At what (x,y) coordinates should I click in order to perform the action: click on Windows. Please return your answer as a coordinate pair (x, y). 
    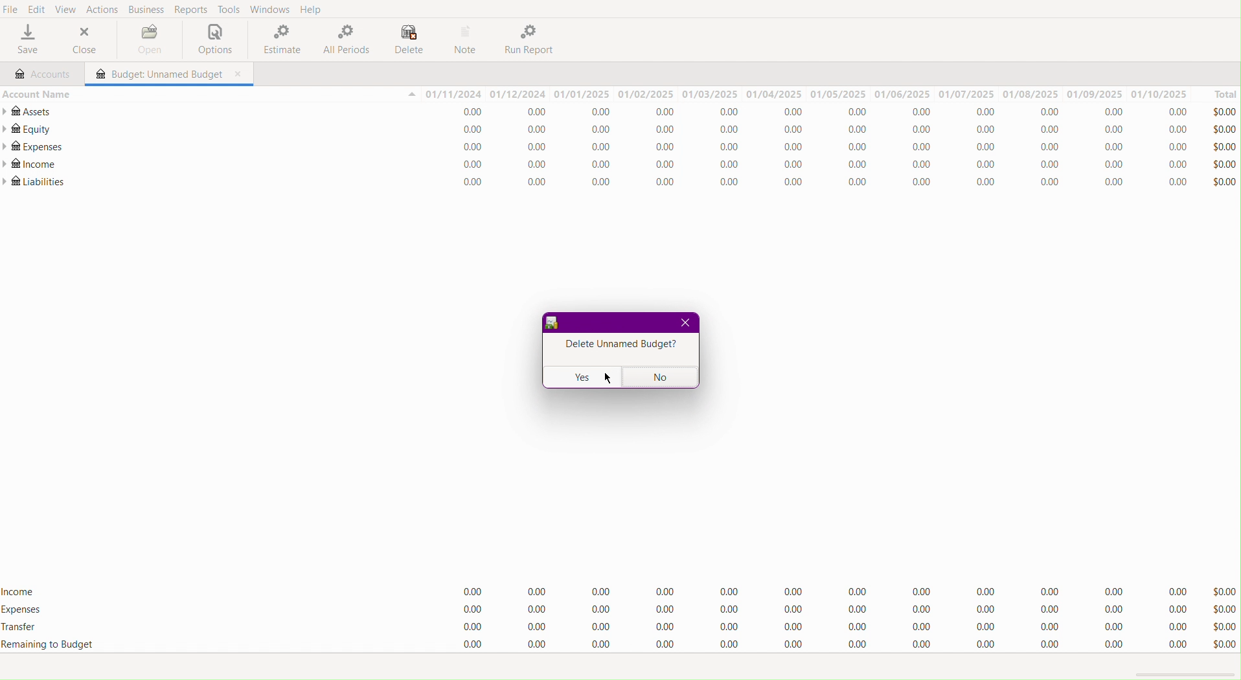
    Looking at the image, I should click on (270, 10).